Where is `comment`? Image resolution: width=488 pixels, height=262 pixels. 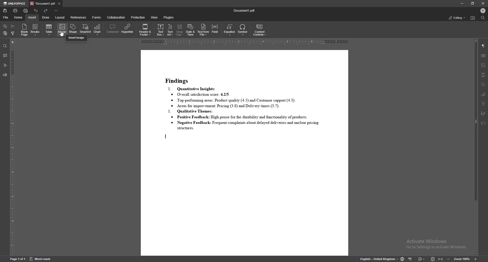
comment is located at coordinates (5, 56).